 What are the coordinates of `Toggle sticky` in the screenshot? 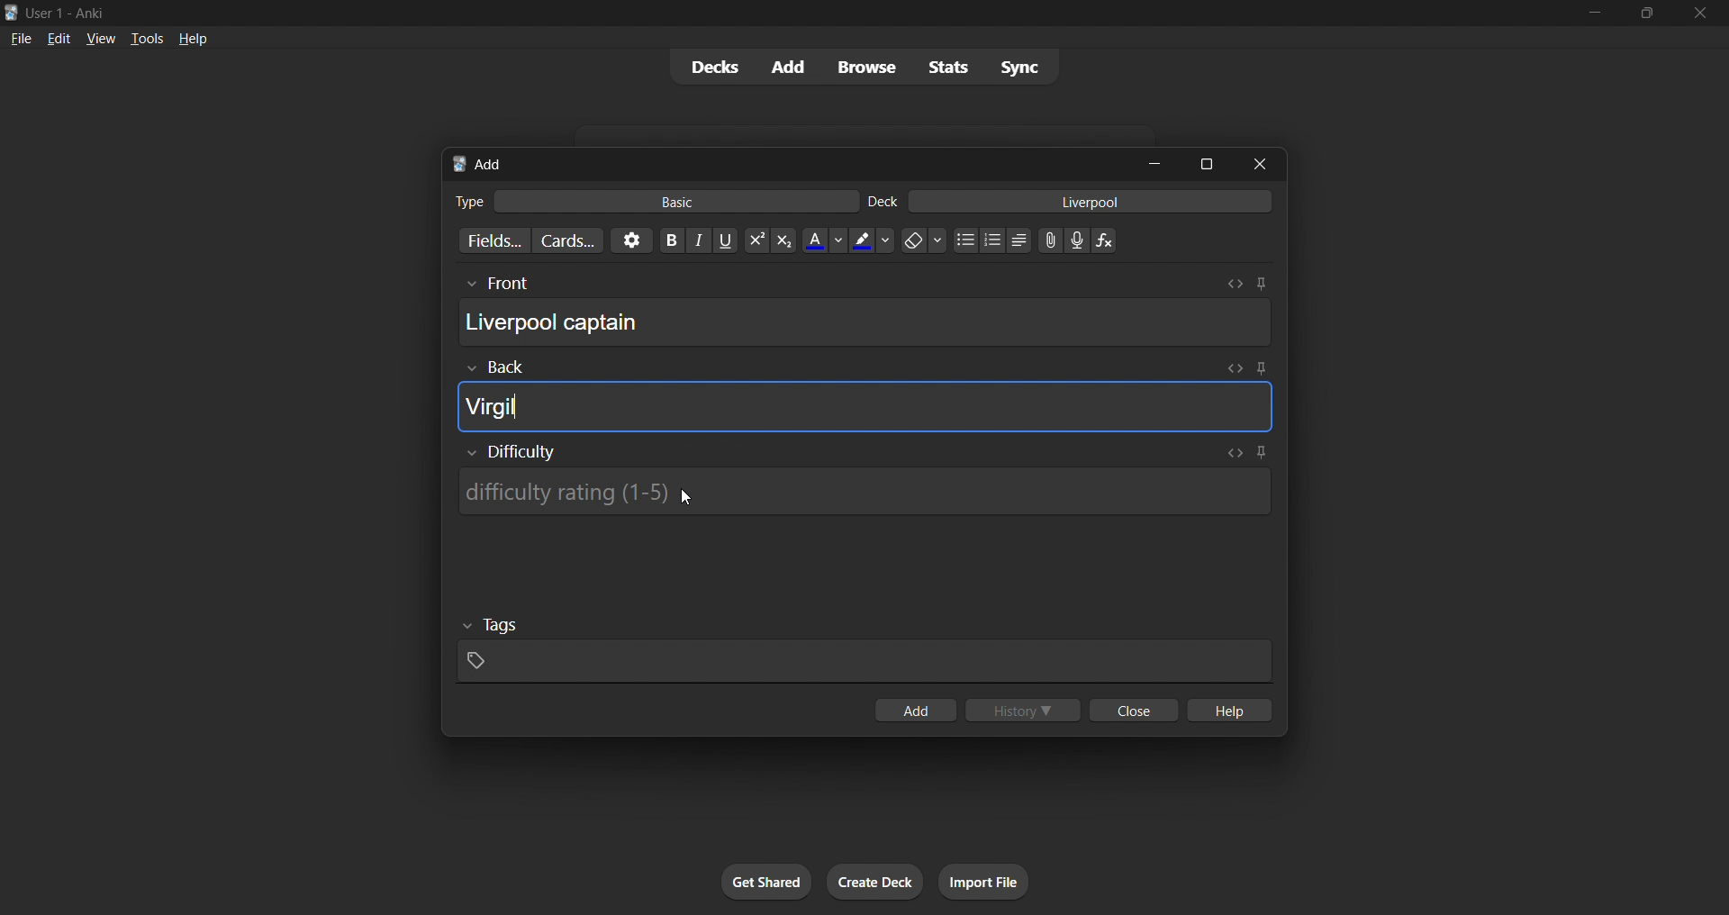 It's located at (1261, 284).